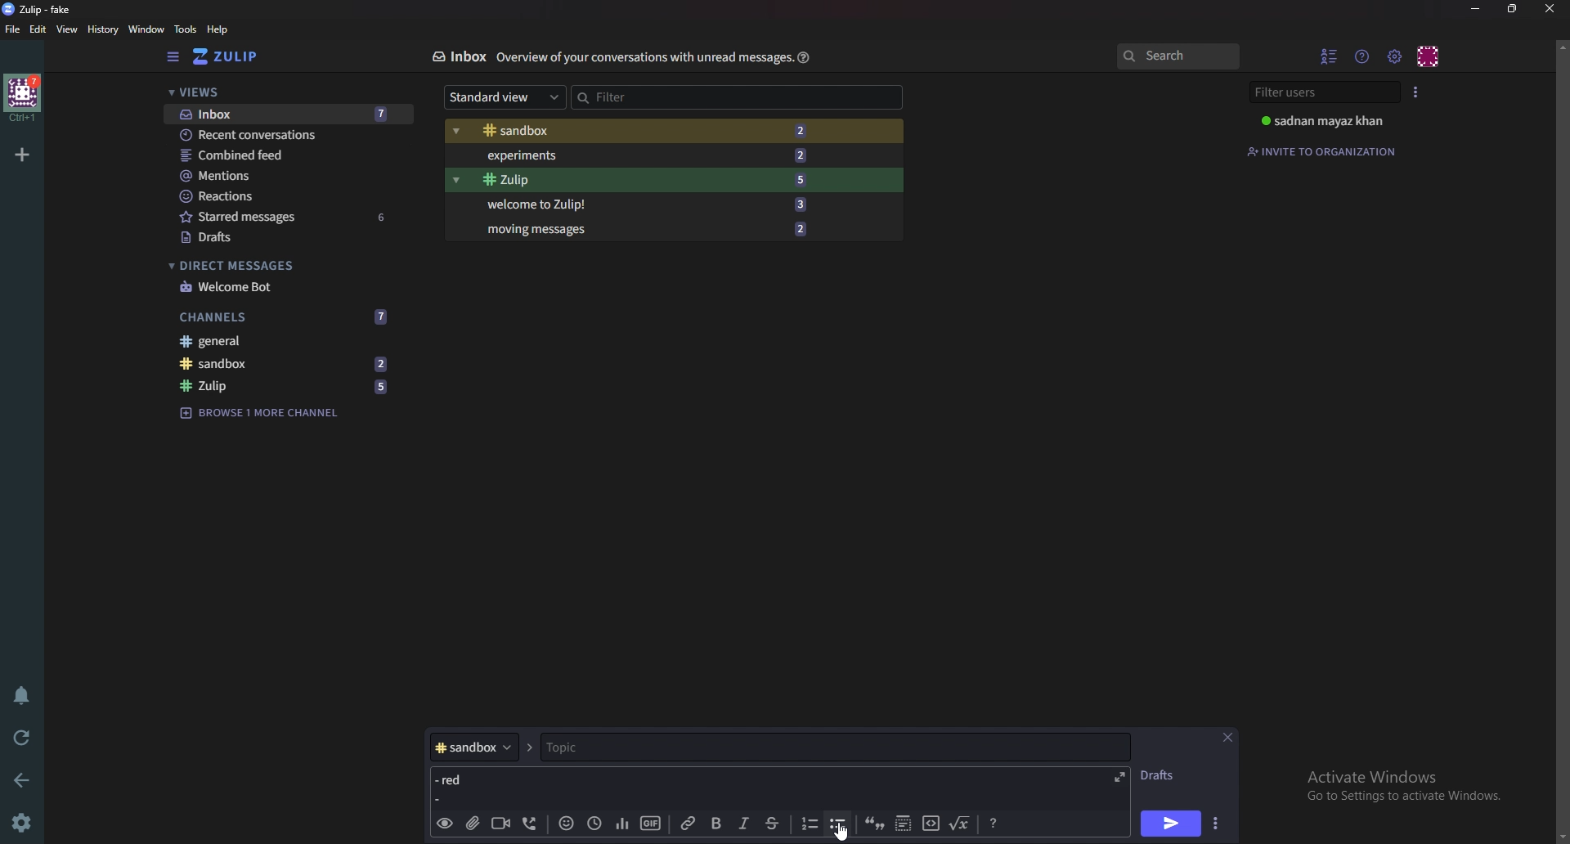 The width and height of the screenshot is (1570, 844). I want to click on Enable do not disturb, so click(25, 693).